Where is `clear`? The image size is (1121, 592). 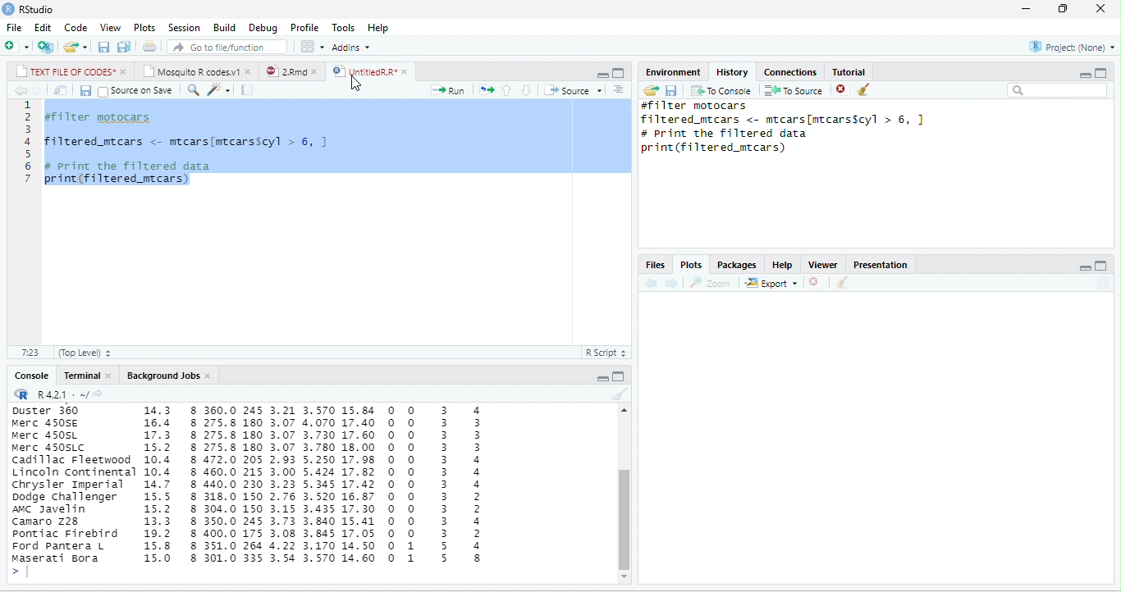 clear is located at coordinates (864, 89).